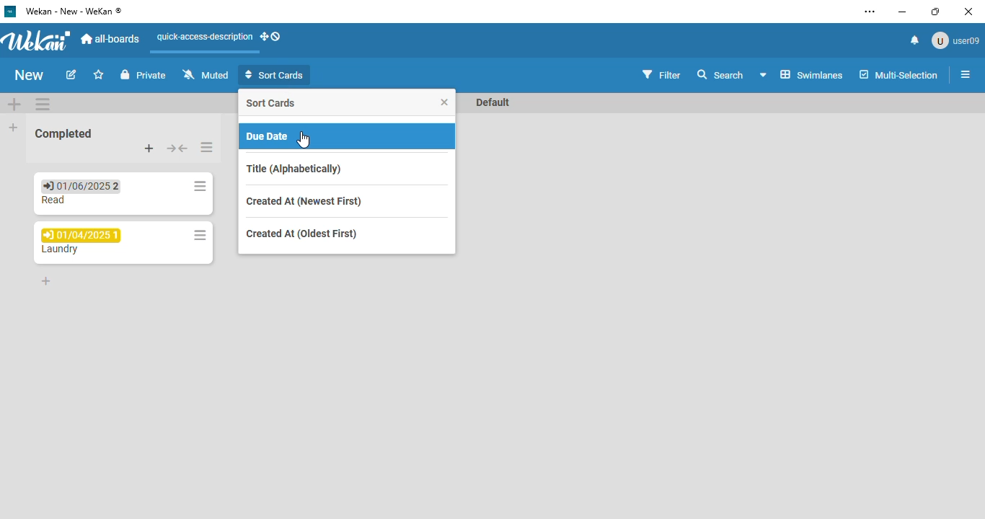 Image resolution: width=985 pixels, height=519 pixels. What do you see at coordinates (14, 127) in the screenshot?
I see `add list` at bounding box center [14, 127].